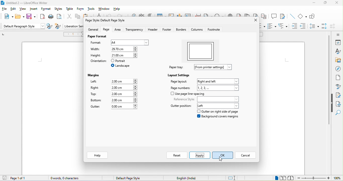 This screenshot has height=181, width=343. Describe the element at coordinates (96, 106) in the screenshot. I see `gutter` at that location.